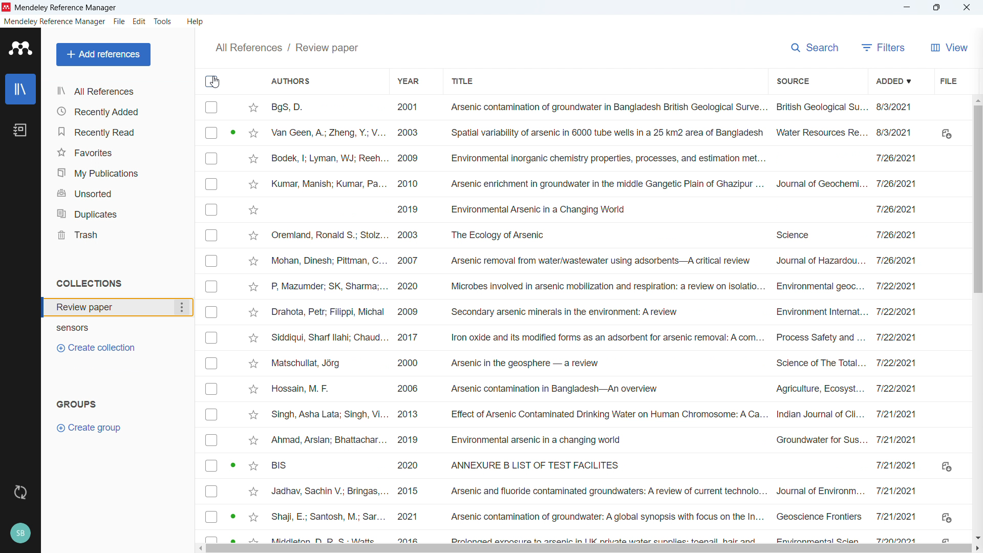 The width and height of the screenshot is (983, 553). What do you see at coordinates (20, 131) in the screenshot?
I see `Notebook ` at bounding box center [20, 131].